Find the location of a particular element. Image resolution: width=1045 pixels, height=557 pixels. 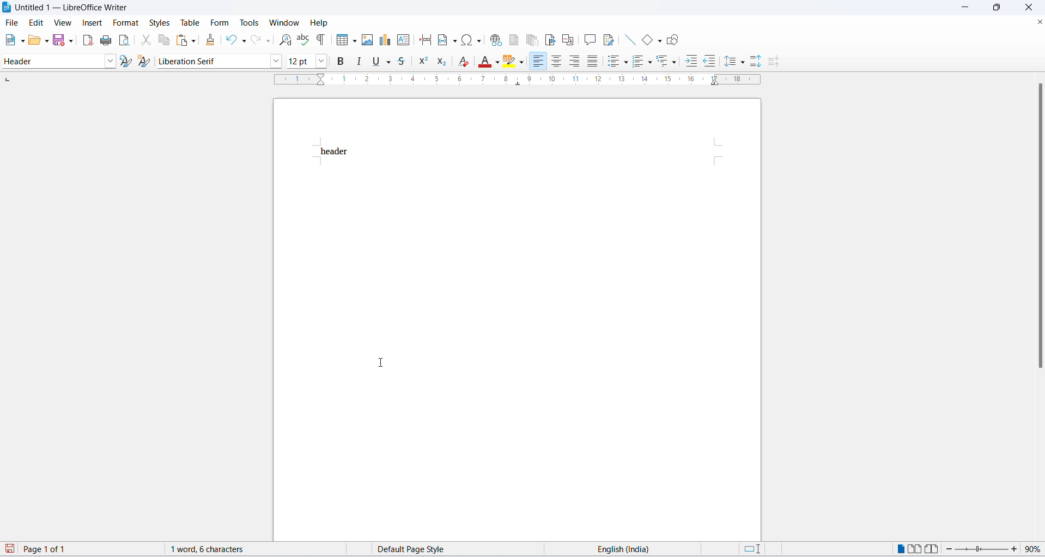

 is located at coordinates (1031, 7).